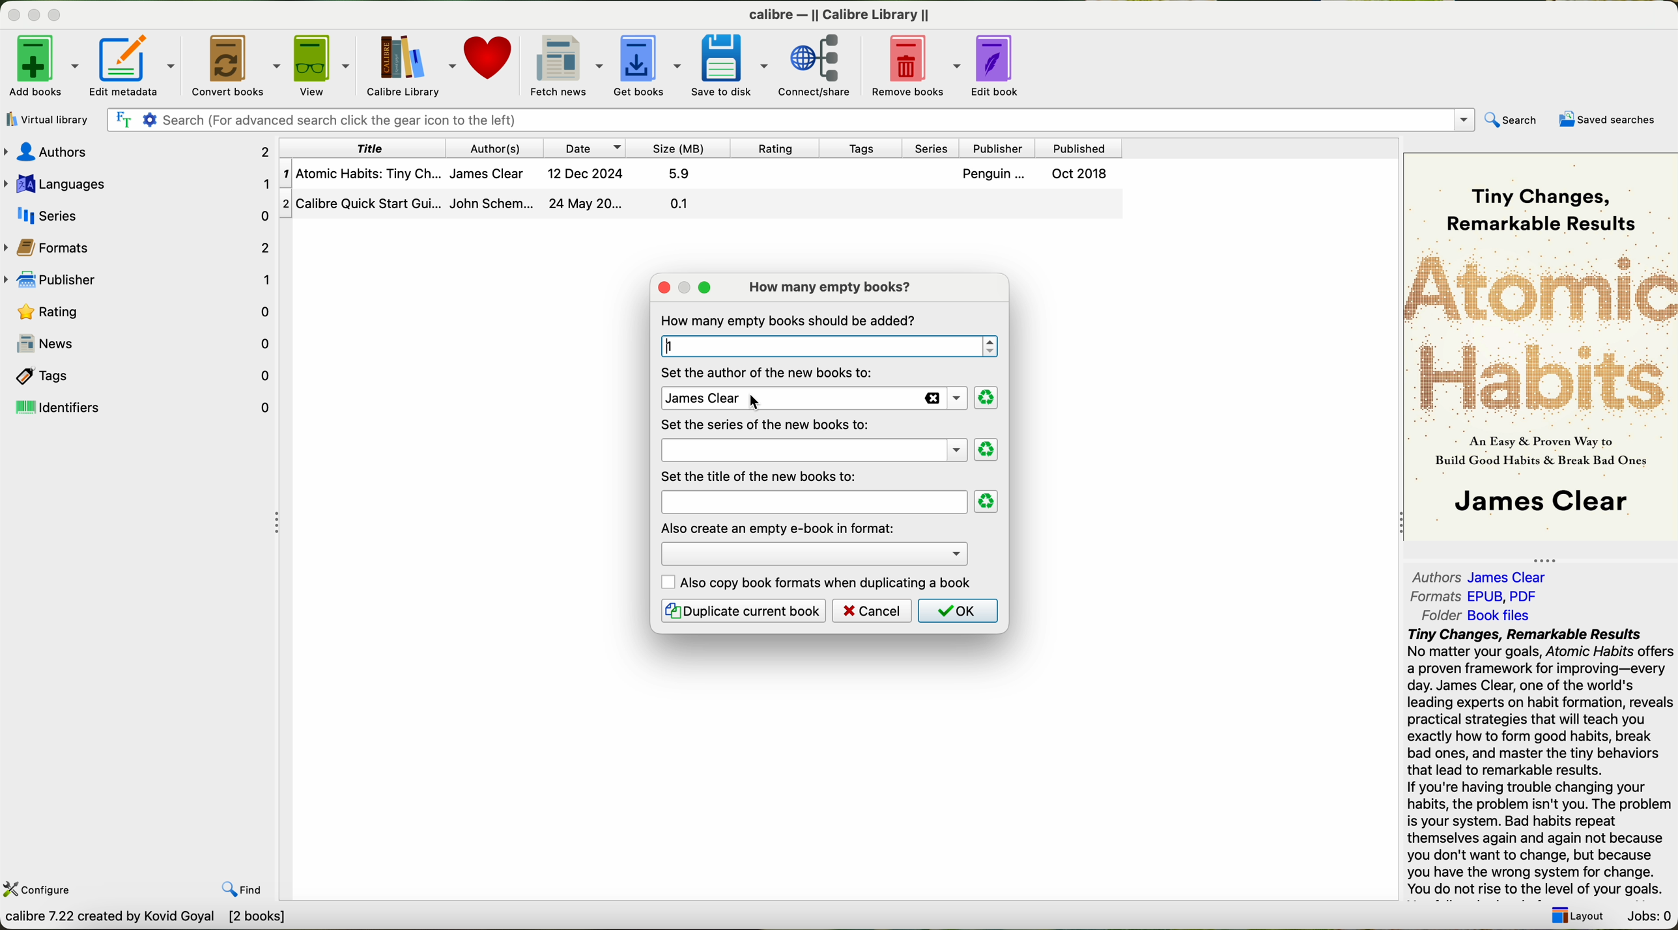  What do you see at coordinates (1085, 146) in the screenshot?
I see `published` at bounding box center [1085, 146].